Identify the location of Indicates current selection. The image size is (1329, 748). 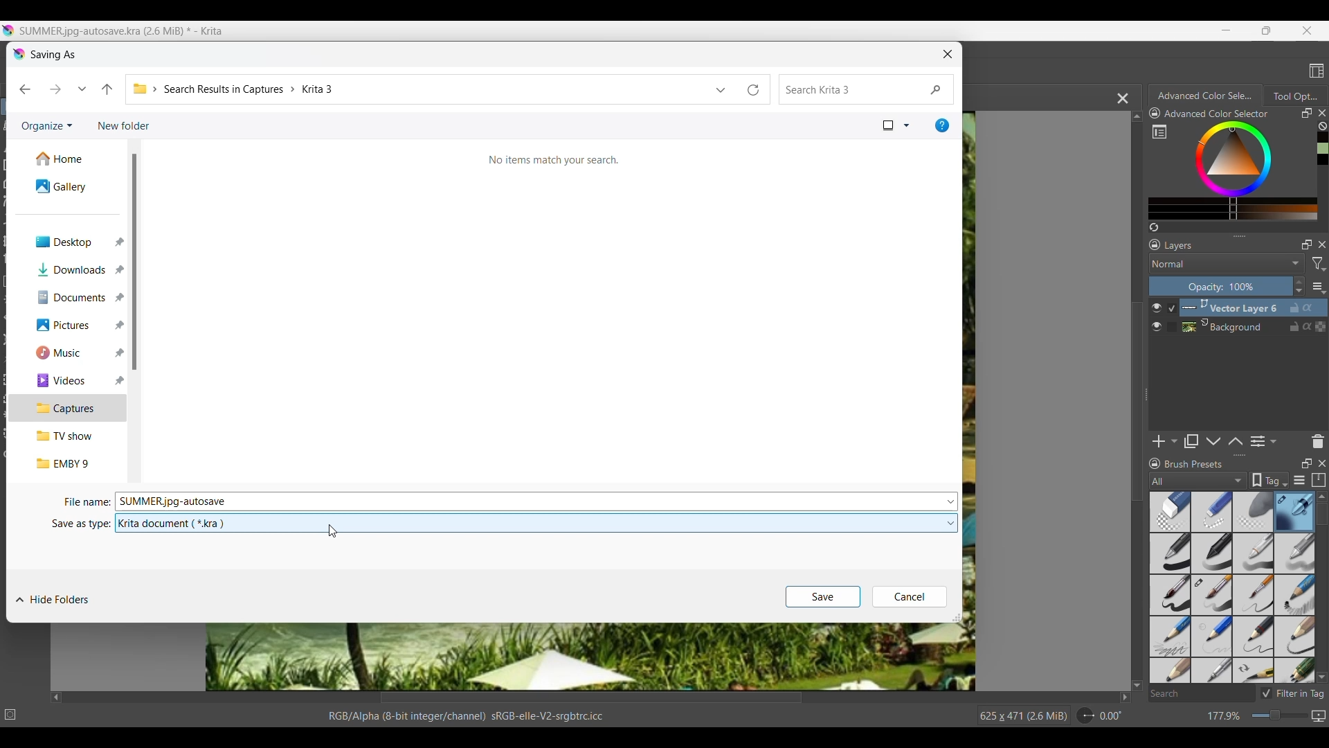
(1171, 317).